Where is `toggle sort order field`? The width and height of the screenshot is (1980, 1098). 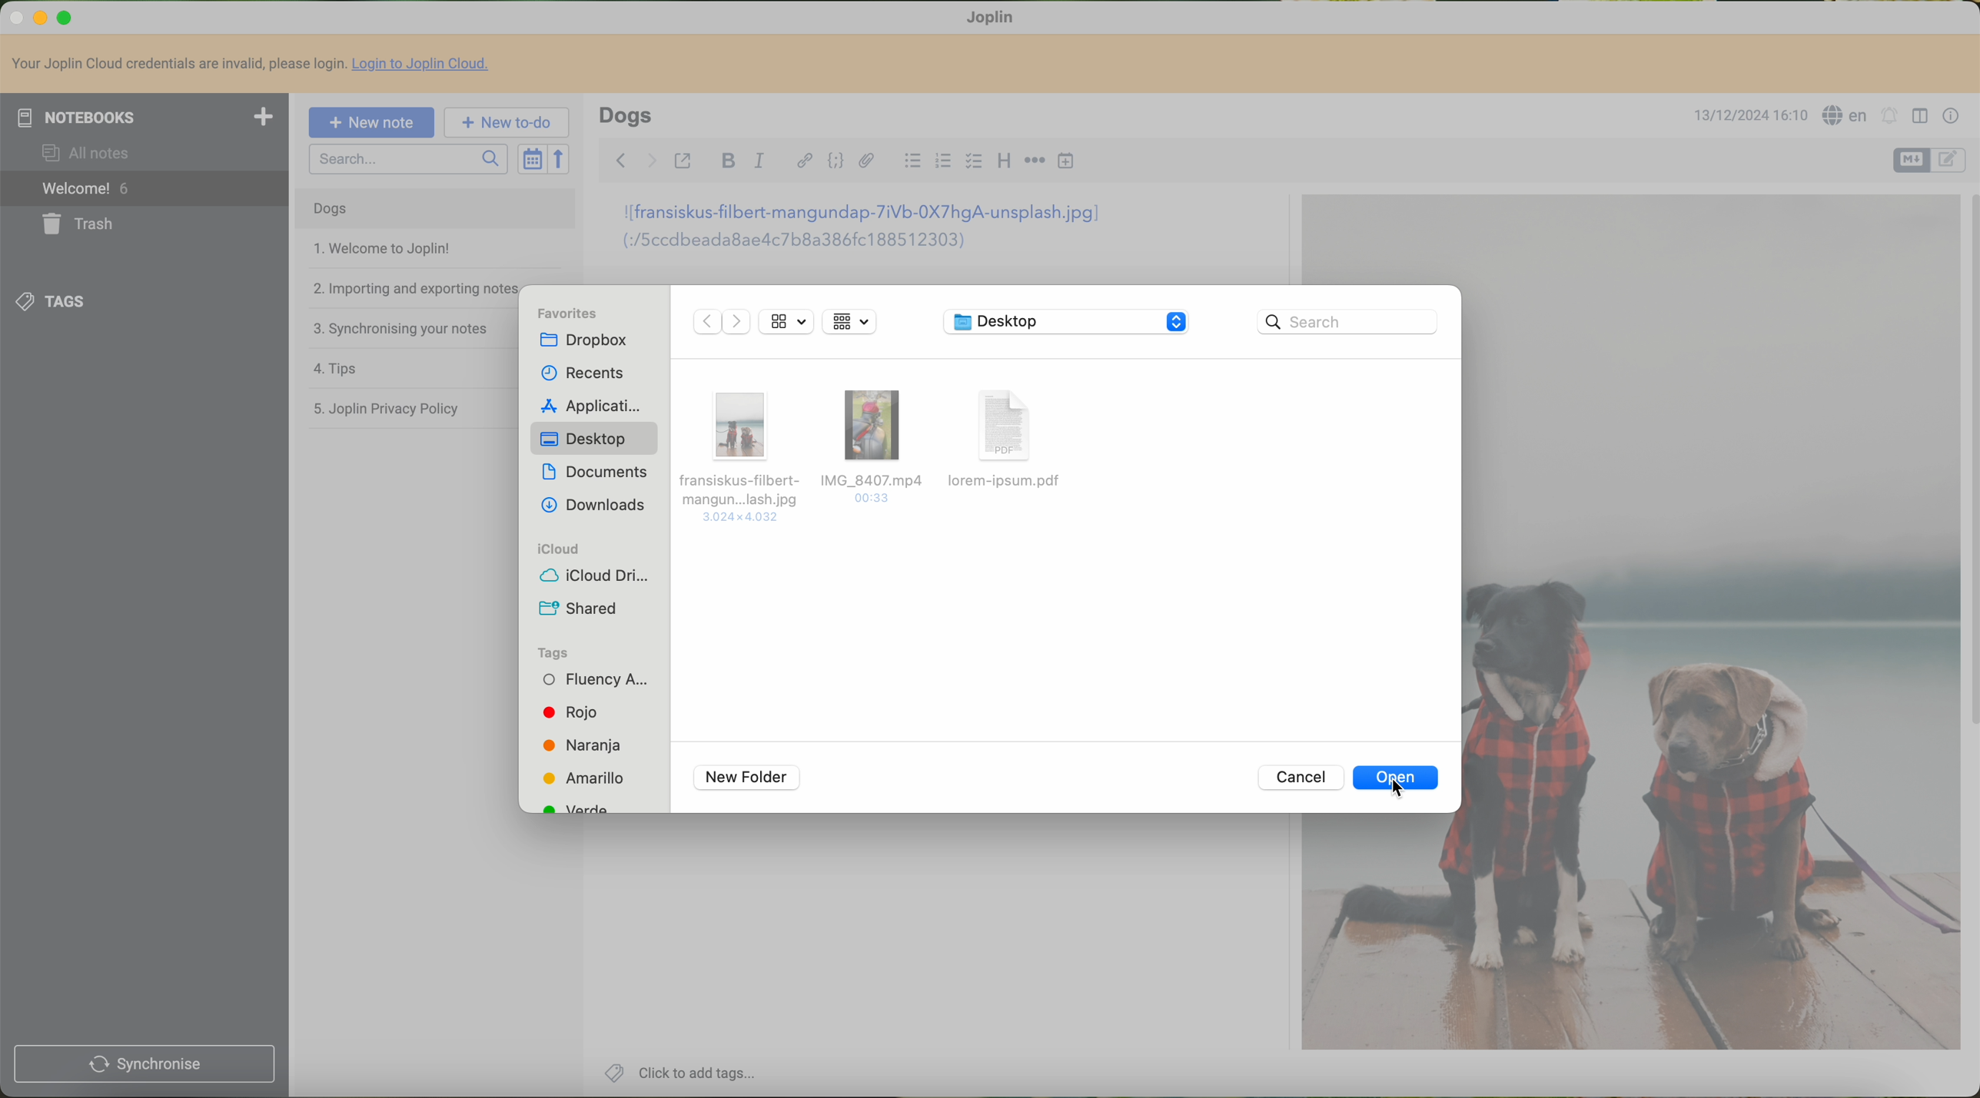
toggle sort order field is located at coordinates (532, 159).